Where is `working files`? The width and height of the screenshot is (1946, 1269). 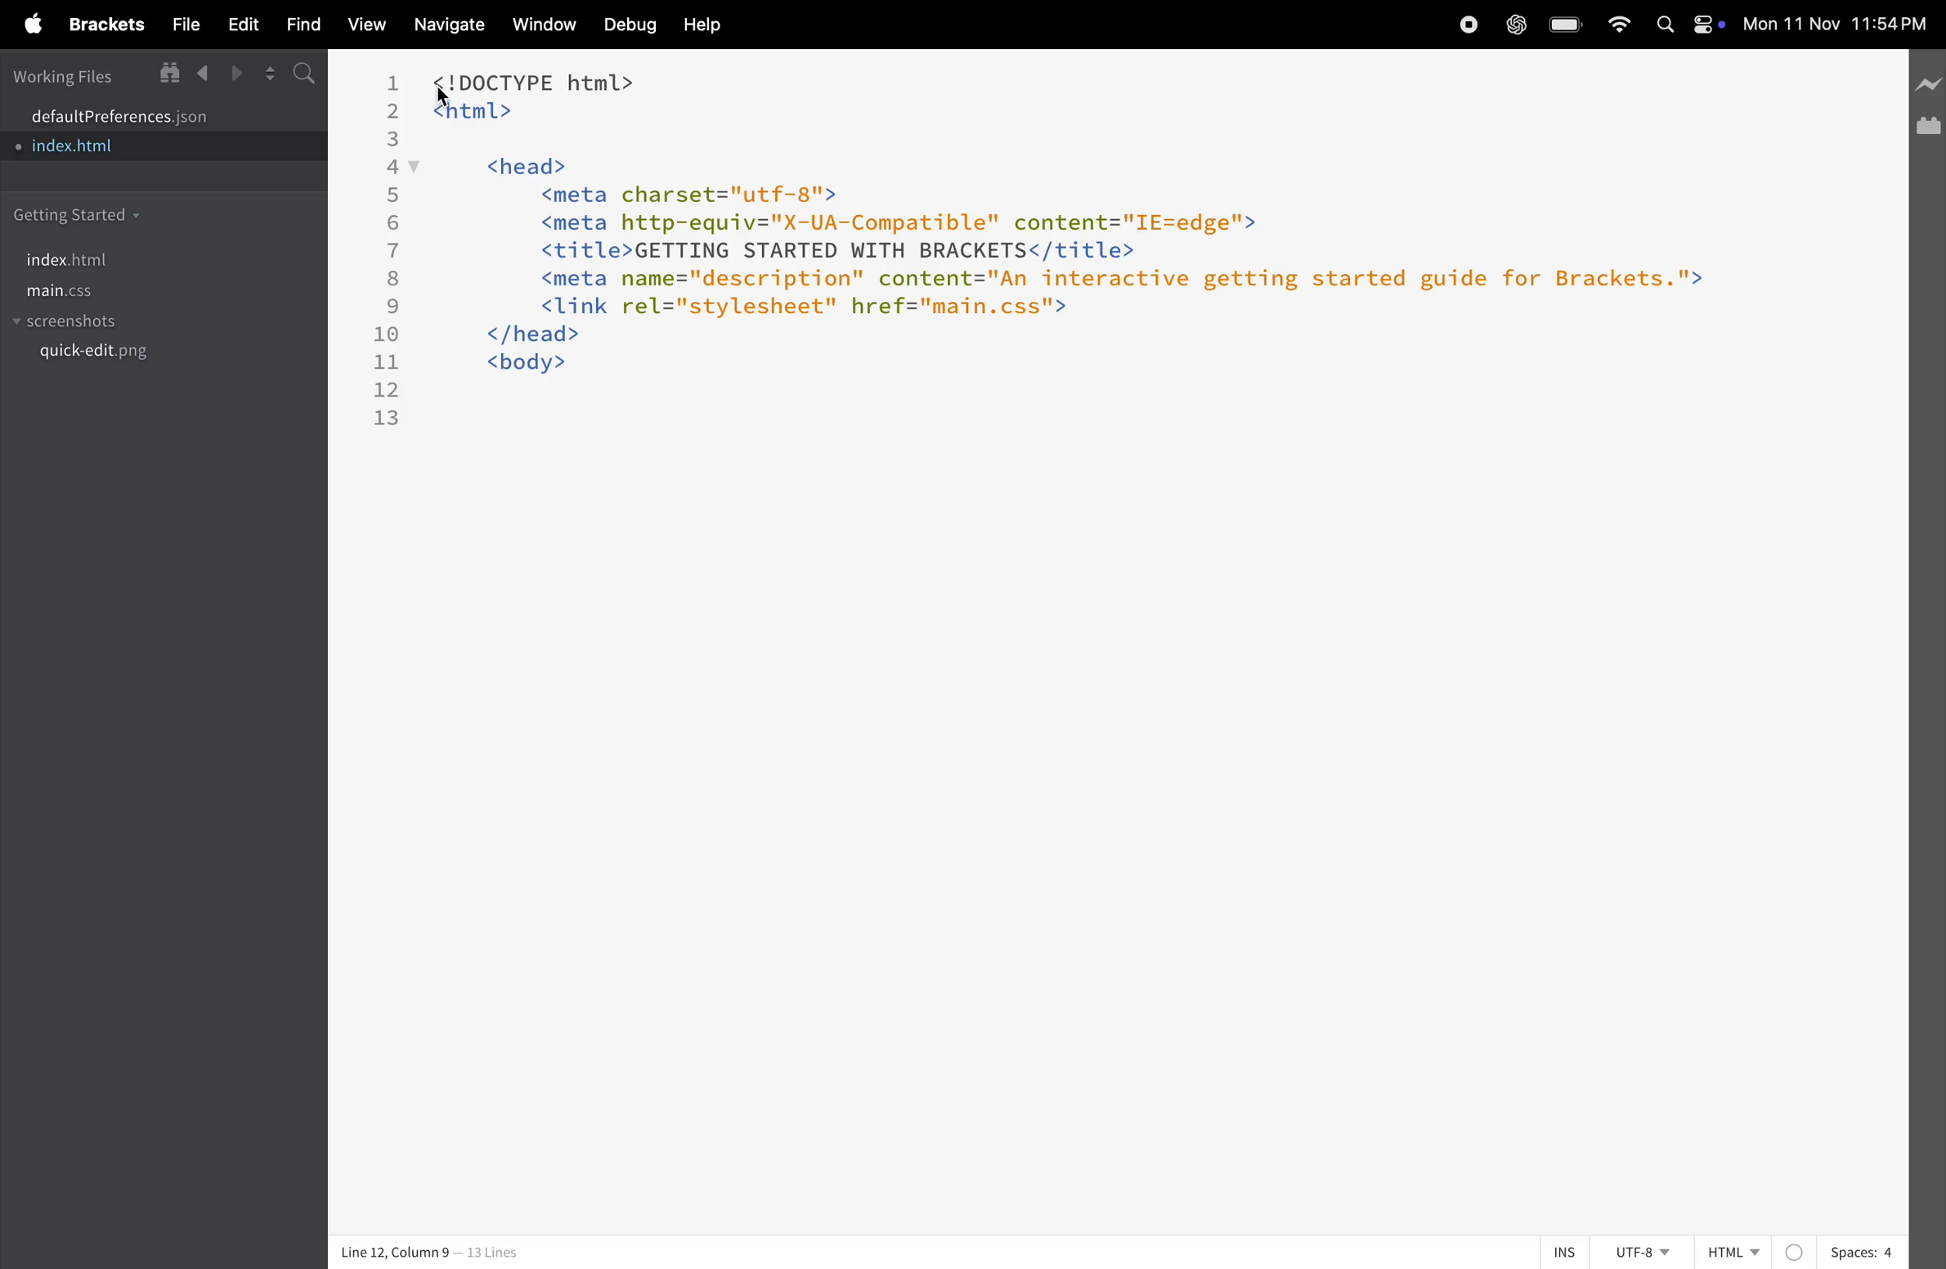 working files is located at coordinates (64, 75).